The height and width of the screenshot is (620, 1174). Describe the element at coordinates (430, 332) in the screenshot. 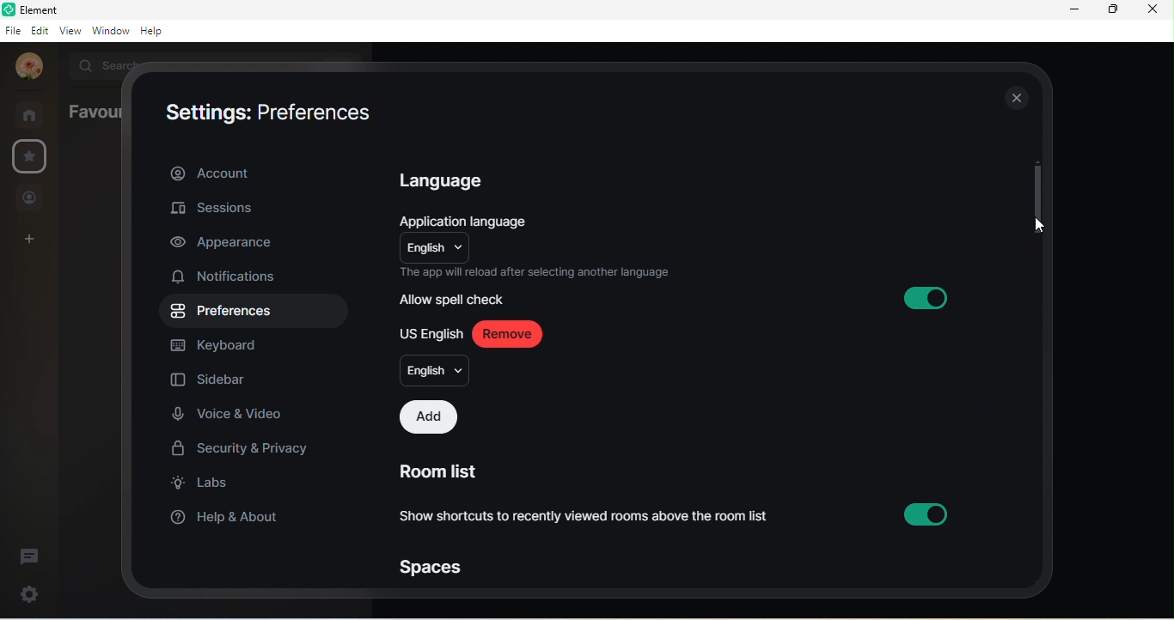

I see `us english` at that location.